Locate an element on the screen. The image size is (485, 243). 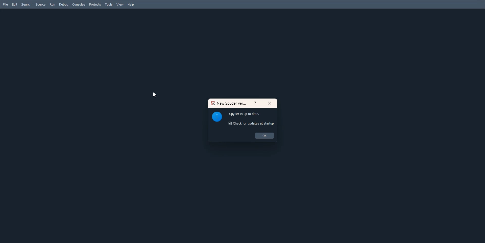
Edit is located at coordinates (14, 4).